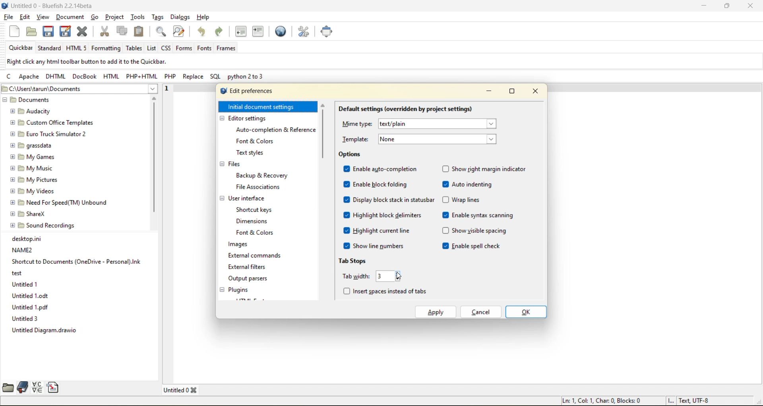 Image resolution: width=763 pixels, height=406 pixels. I want to click on # [9 Euro Truck Simulator 2, so click(47, 133).